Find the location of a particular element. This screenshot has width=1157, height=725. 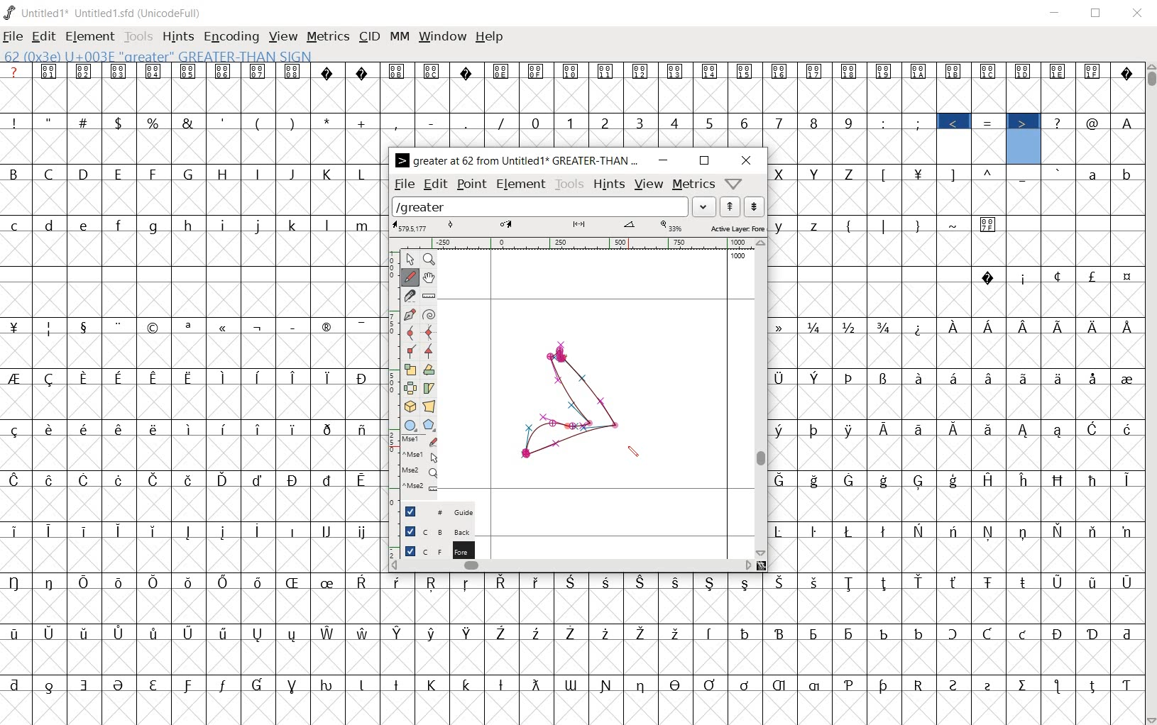

tools is located at coordinates (140, 38).